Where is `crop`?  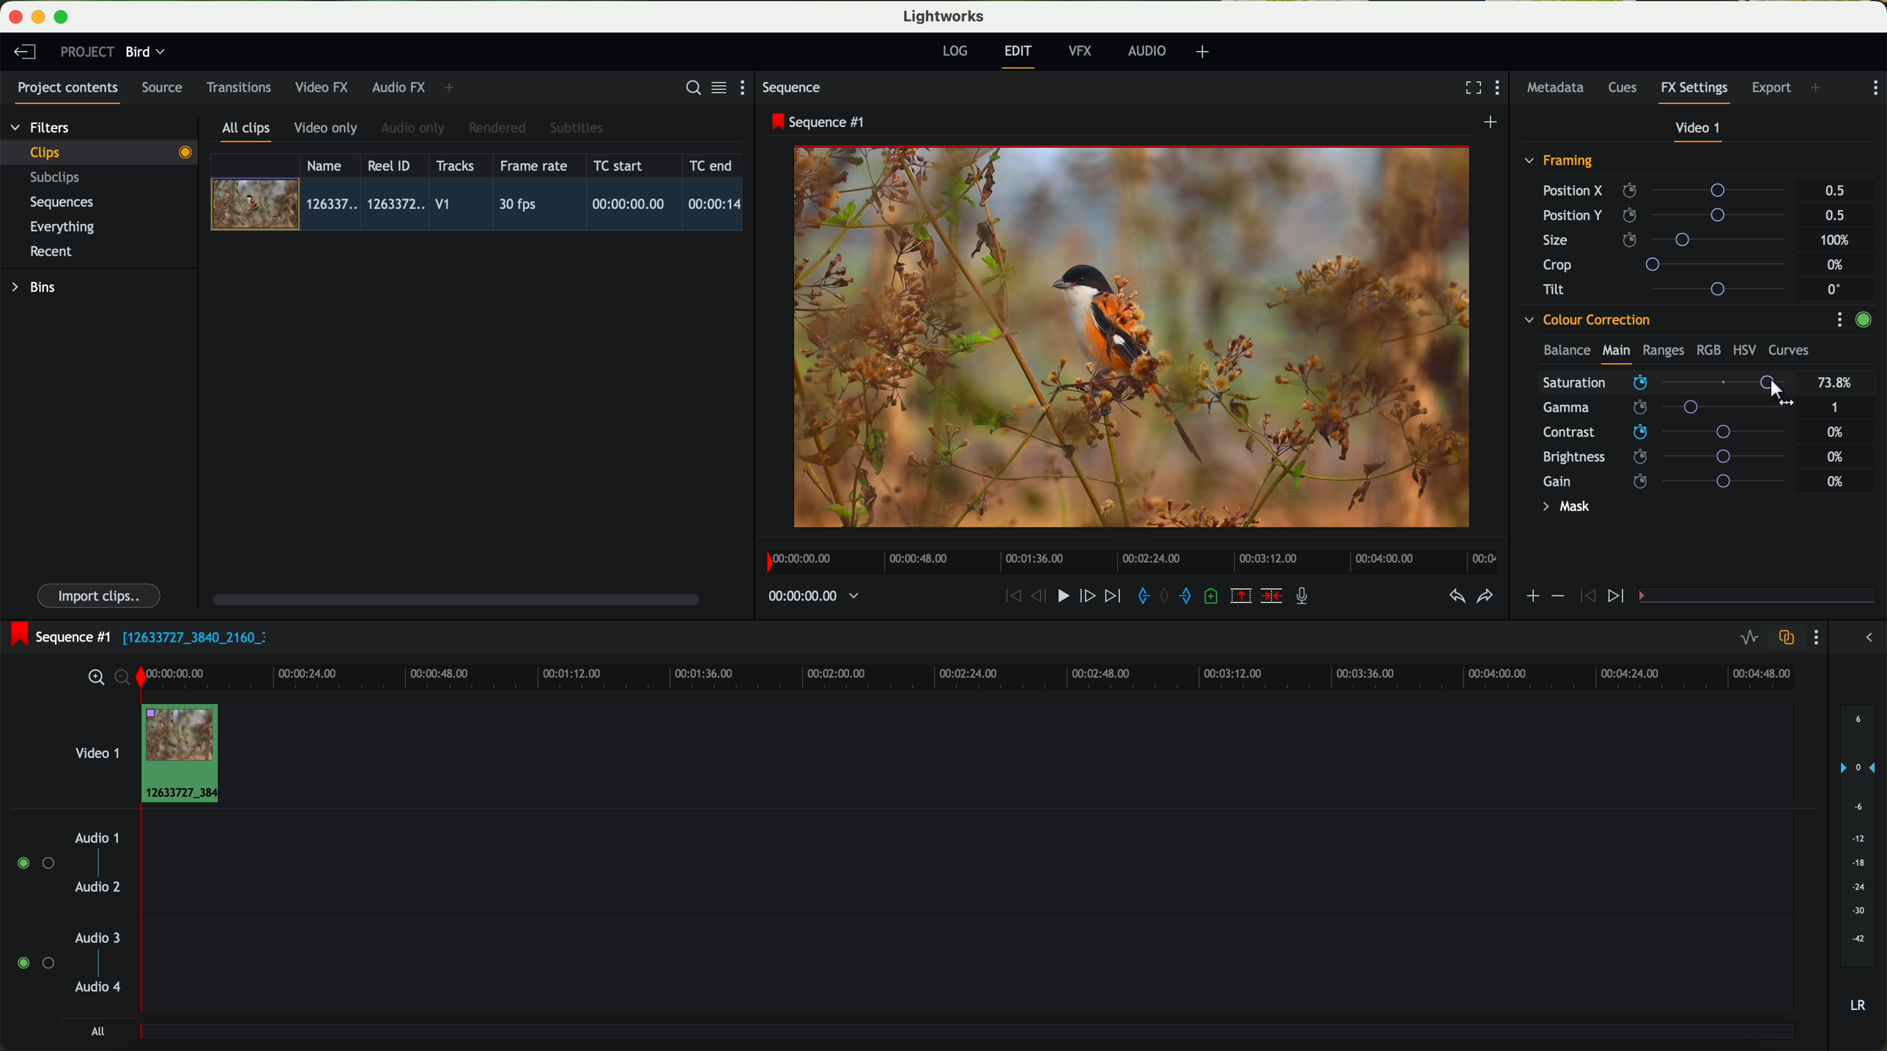 crop is located at coordinates (1670, 264).